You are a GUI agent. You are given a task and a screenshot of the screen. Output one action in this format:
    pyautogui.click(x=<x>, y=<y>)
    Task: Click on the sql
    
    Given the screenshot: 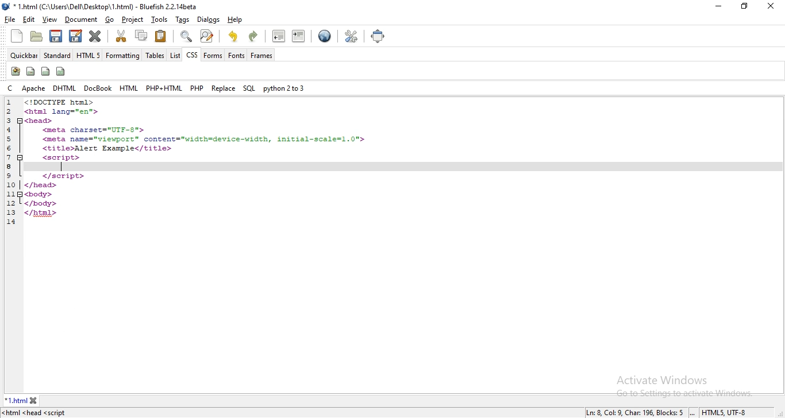 What is the action you would take?
    pyautogui.click(x=249, y=88)
    